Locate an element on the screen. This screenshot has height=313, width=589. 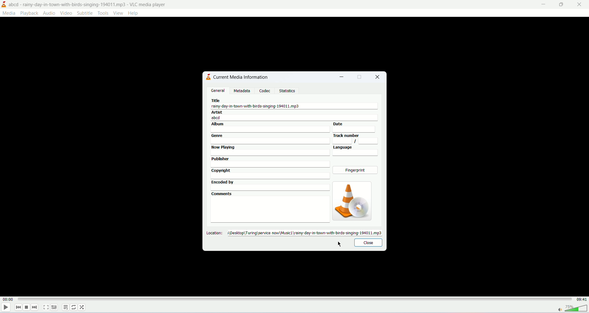
track number is located at coordinates (356, 139).